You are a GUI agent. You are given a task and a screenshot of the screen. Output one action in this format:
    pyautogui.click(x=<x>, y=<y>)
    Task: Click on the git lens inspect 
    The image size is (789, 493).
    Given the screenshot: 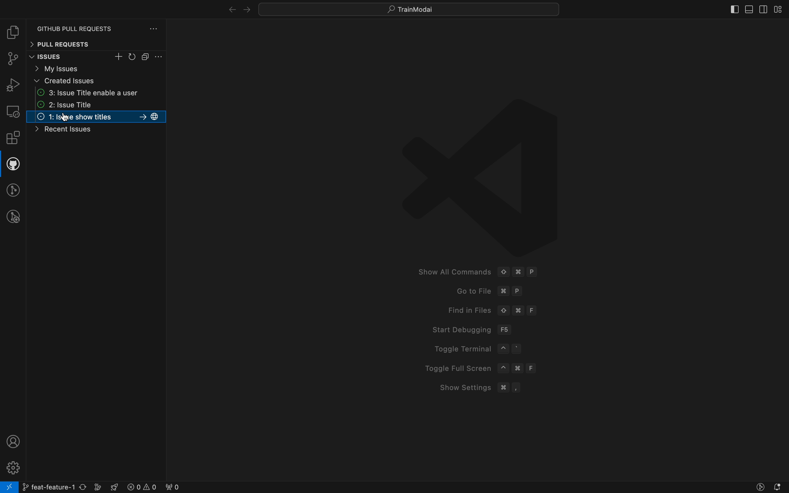 What is the action you would take?
    pyautogui.click(x=13, y=217)
    